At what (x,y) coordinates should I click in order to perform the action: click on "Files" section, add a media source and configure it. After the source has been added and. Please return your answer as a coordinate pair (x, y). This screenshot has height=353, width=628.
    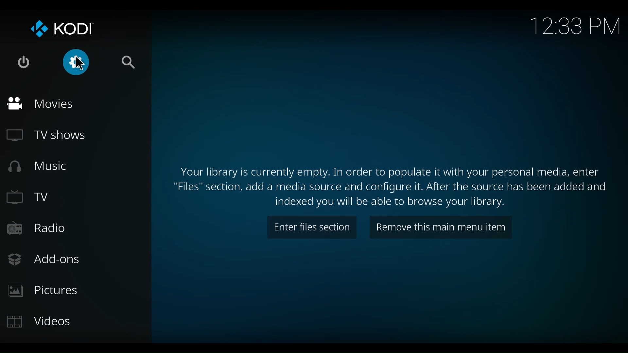
    Looking at the image, I should click on (395, 187).